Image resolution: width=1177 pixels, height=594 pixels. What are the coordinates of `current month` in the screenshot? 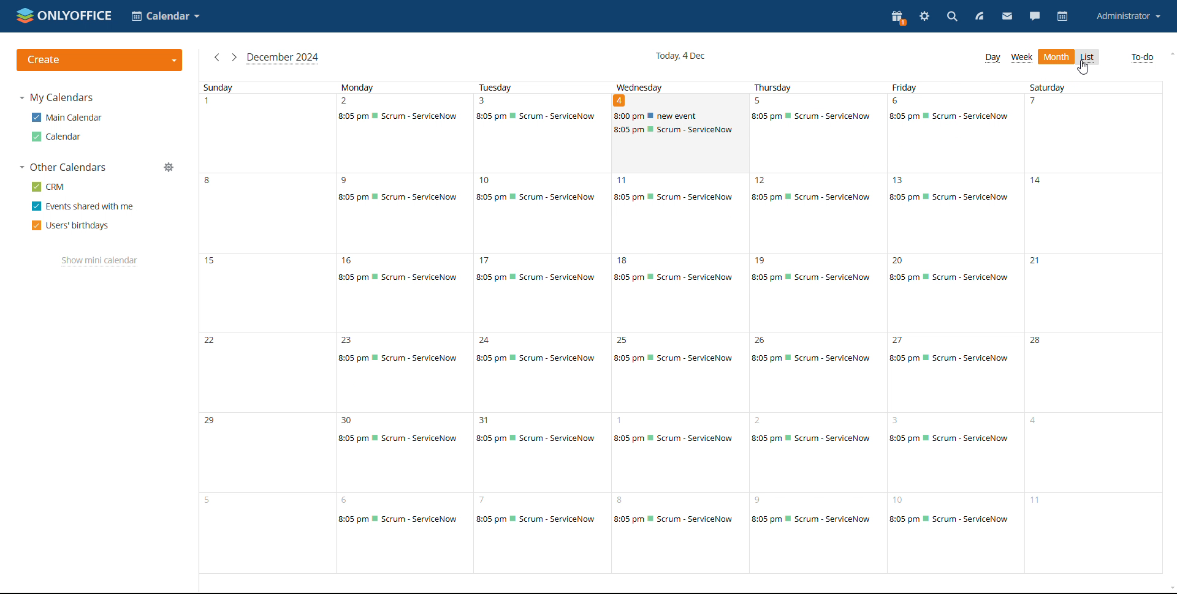 It's located at (283, 59).